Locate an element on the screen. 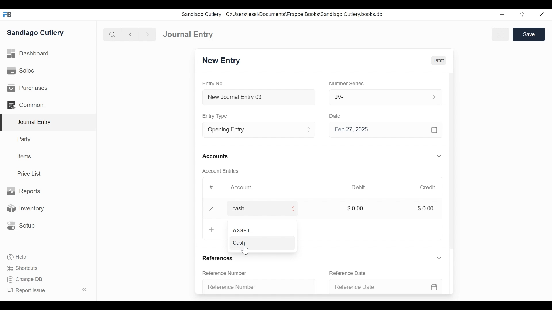  Search is located at coordinates (112, 34).